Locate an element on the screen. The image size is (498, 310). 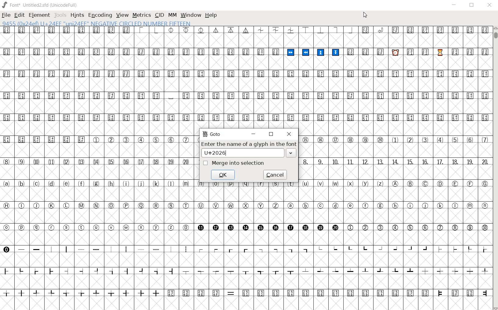
ENCODING is located at coordinates (99, 15).